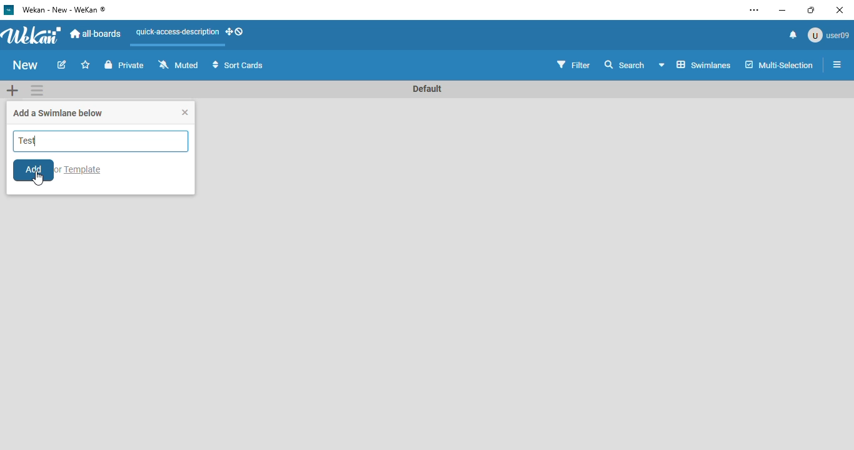 The height and width of the screenshot is (450, 854). I want to click on Template, so click(85, 169).